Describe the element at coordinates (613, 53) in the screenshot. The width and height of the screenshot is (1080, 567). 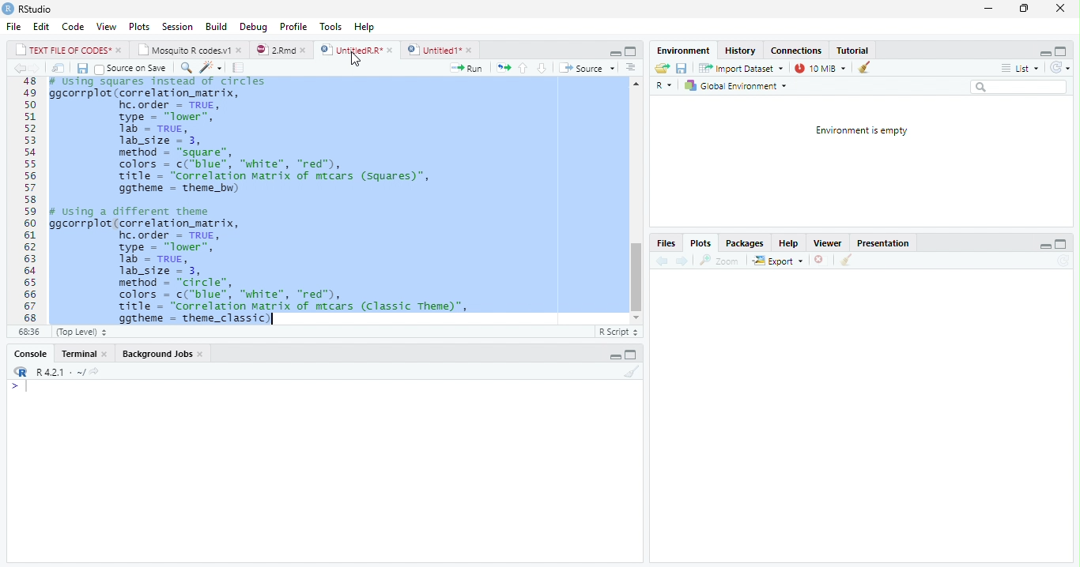
I see `hide r script` at that location.